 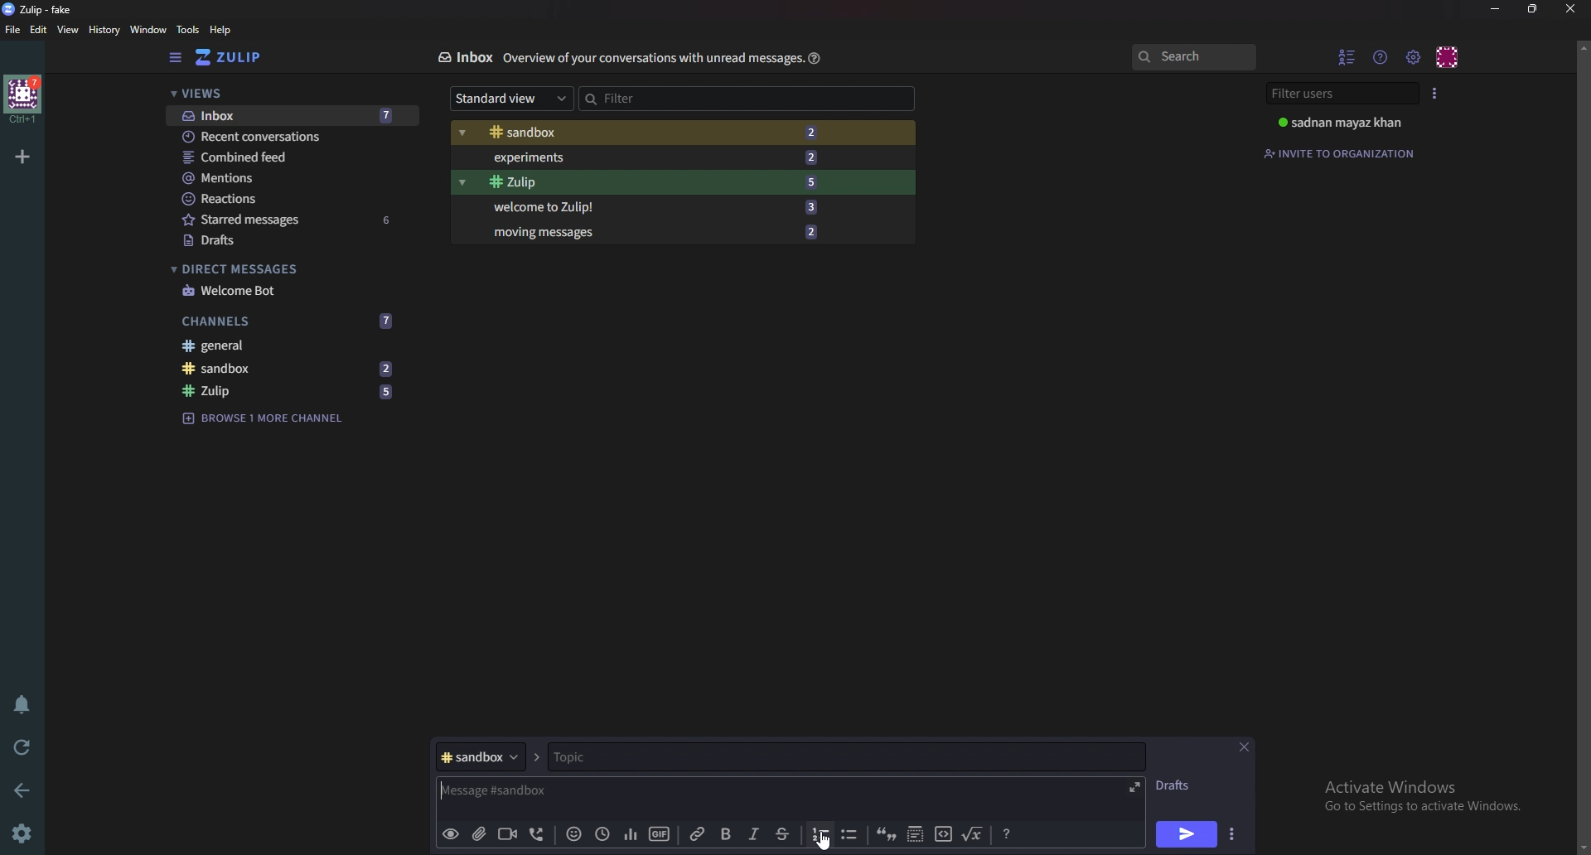 What do you see at coordinates (1414, 56) in the screenshot?
I see `main menu` at bounding box center [1414, 56].